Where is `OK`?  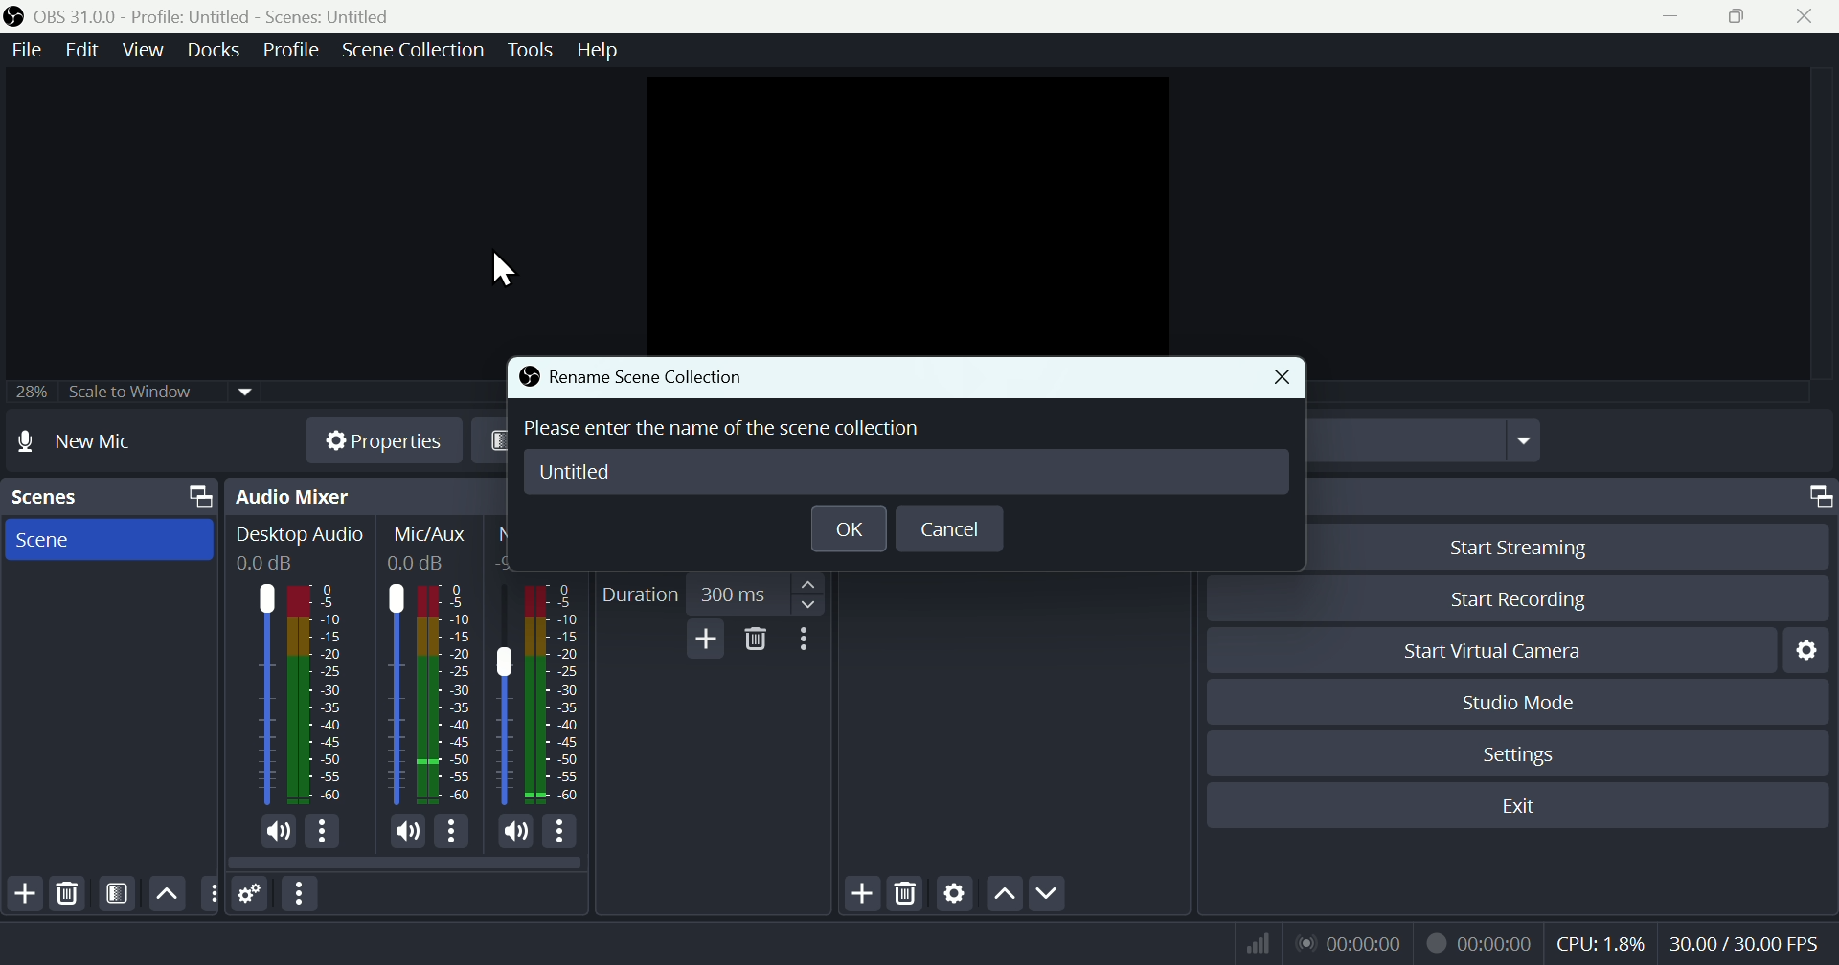 OK is located at coordinates (848, 529).